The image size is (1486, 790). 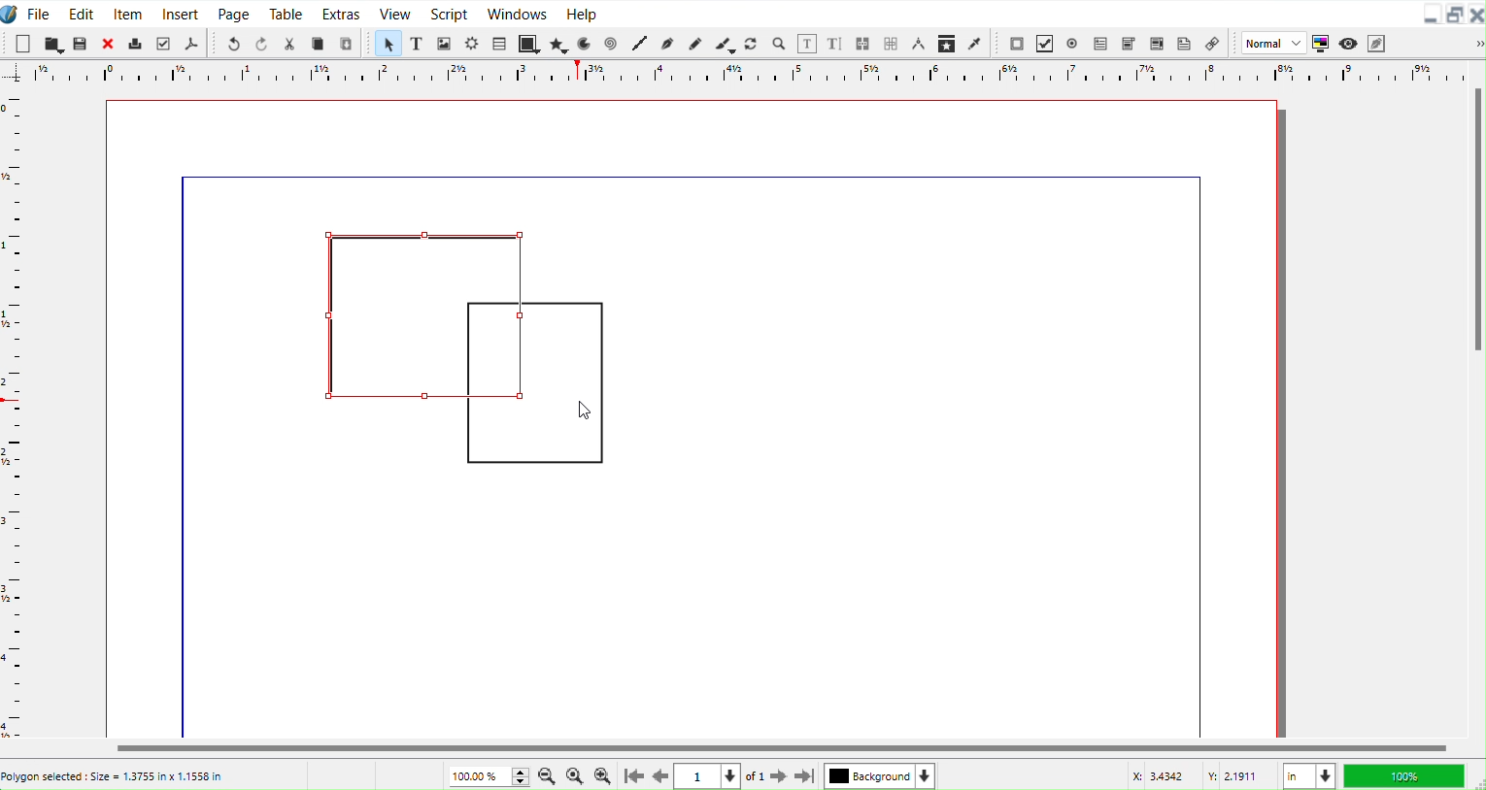 I want to click on New, so click(x=22, y=43).